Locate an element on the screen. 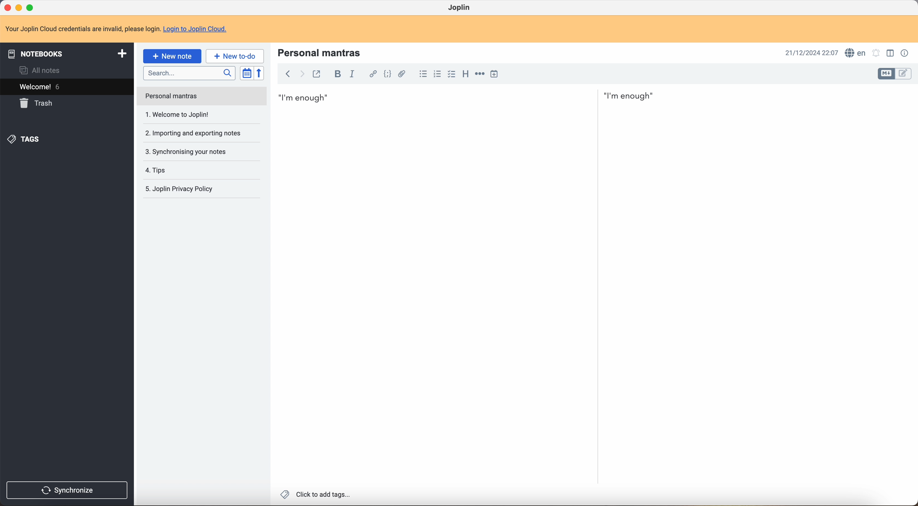 This screenshot has height=506, width=918. foward is located at coordinates (302, 74).